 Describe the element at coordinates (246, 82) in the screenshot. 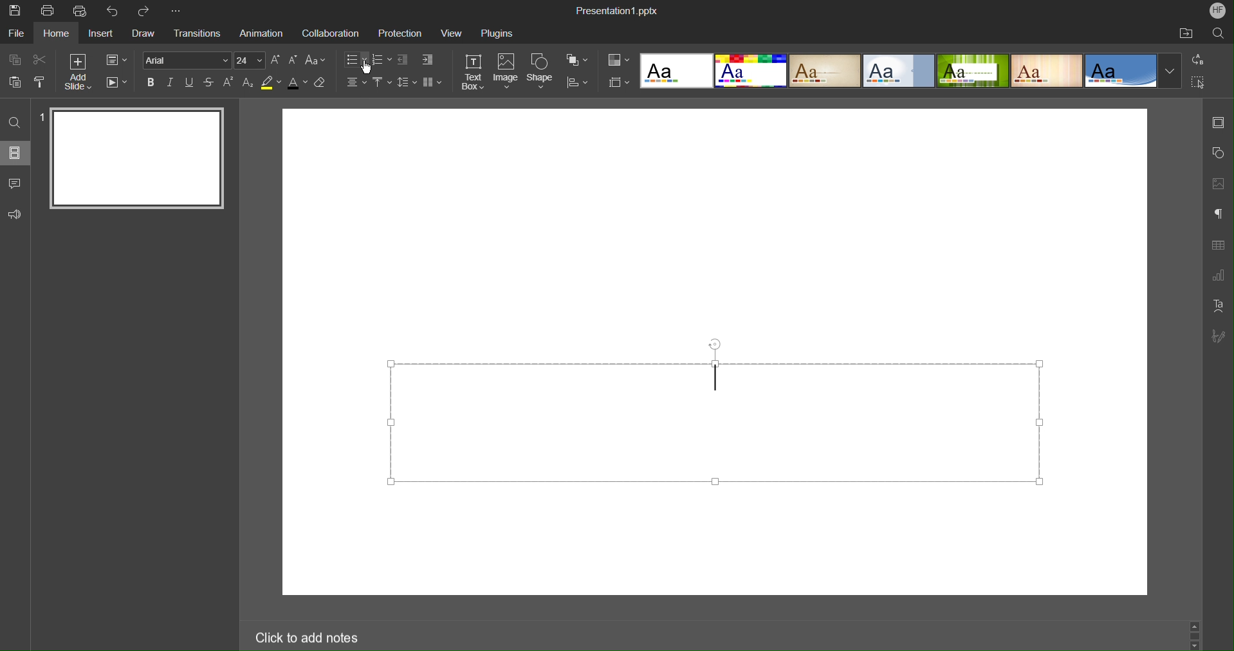

I see `Subscript` at that location.